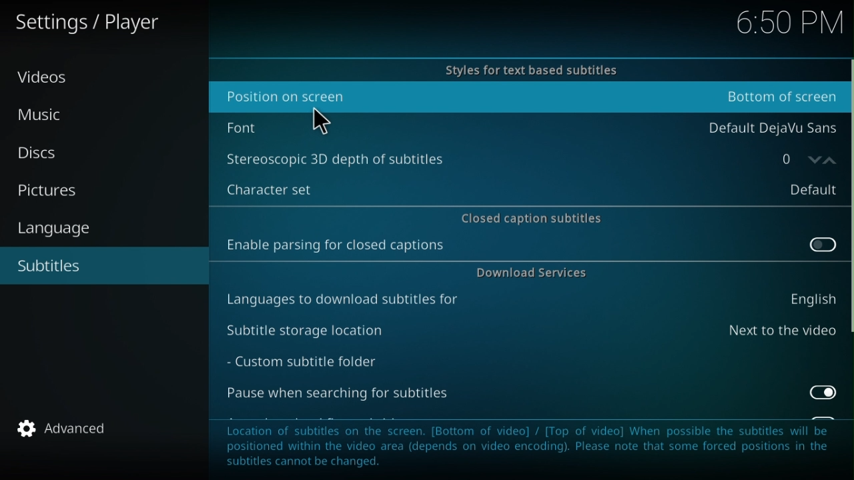 This screenshot has width=854, height=480. What do you see at coordinates (530, 331) in the screenshot?
I see `Subtitle storage loaction` at bounding box center [530, 331].